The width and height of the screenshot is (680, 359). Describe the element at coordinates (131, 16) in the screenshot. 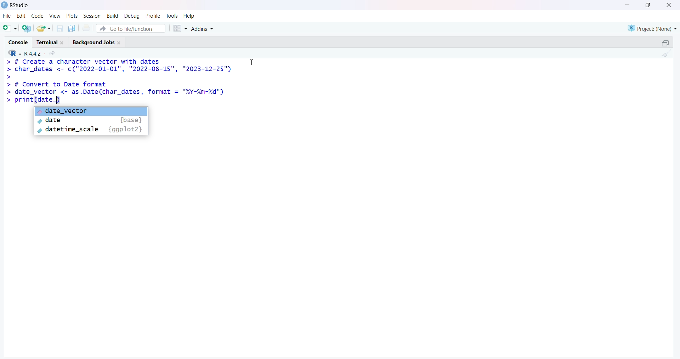

I see `Debug` at that location.